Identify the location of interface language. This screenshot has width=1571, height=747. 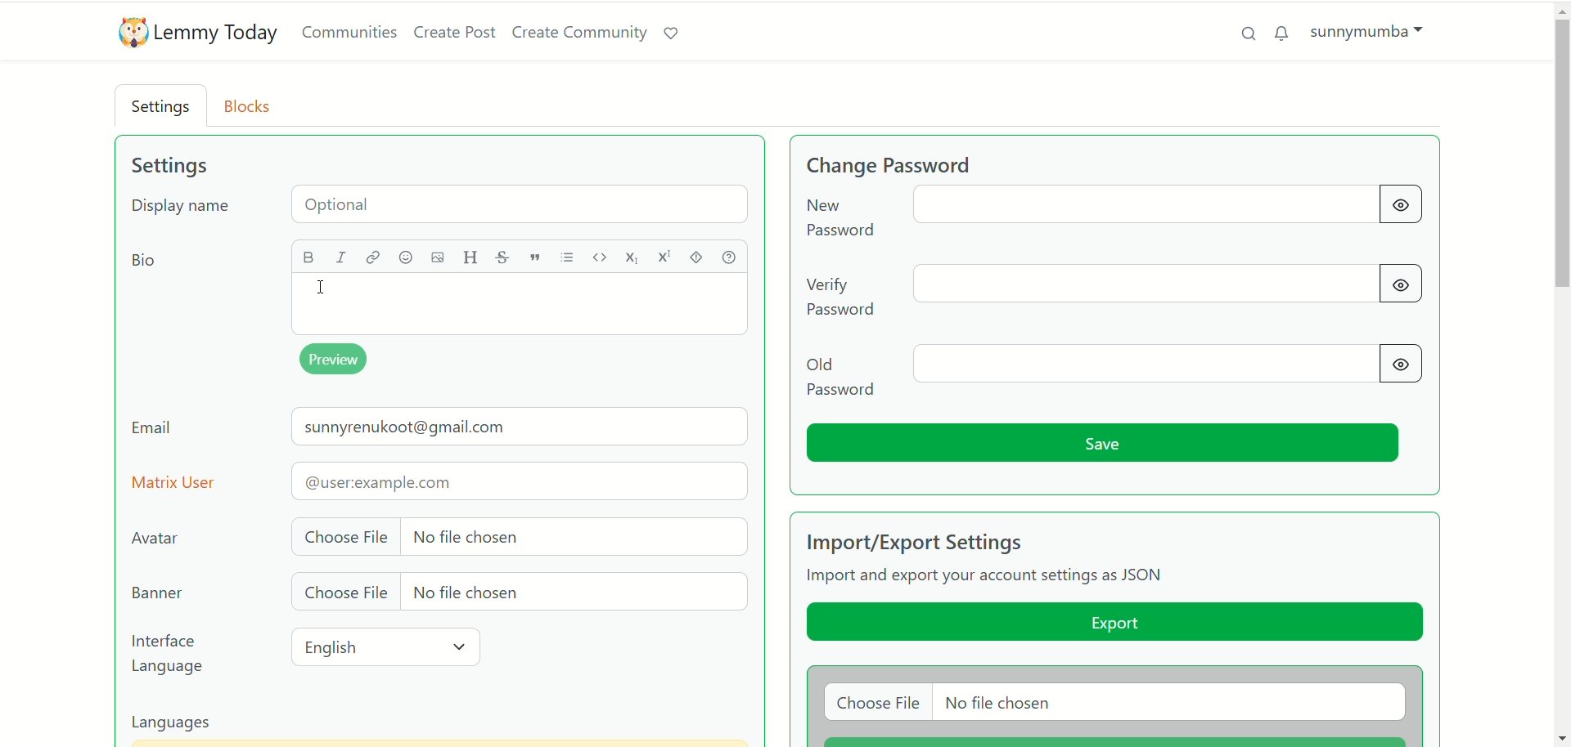
(170, 655).